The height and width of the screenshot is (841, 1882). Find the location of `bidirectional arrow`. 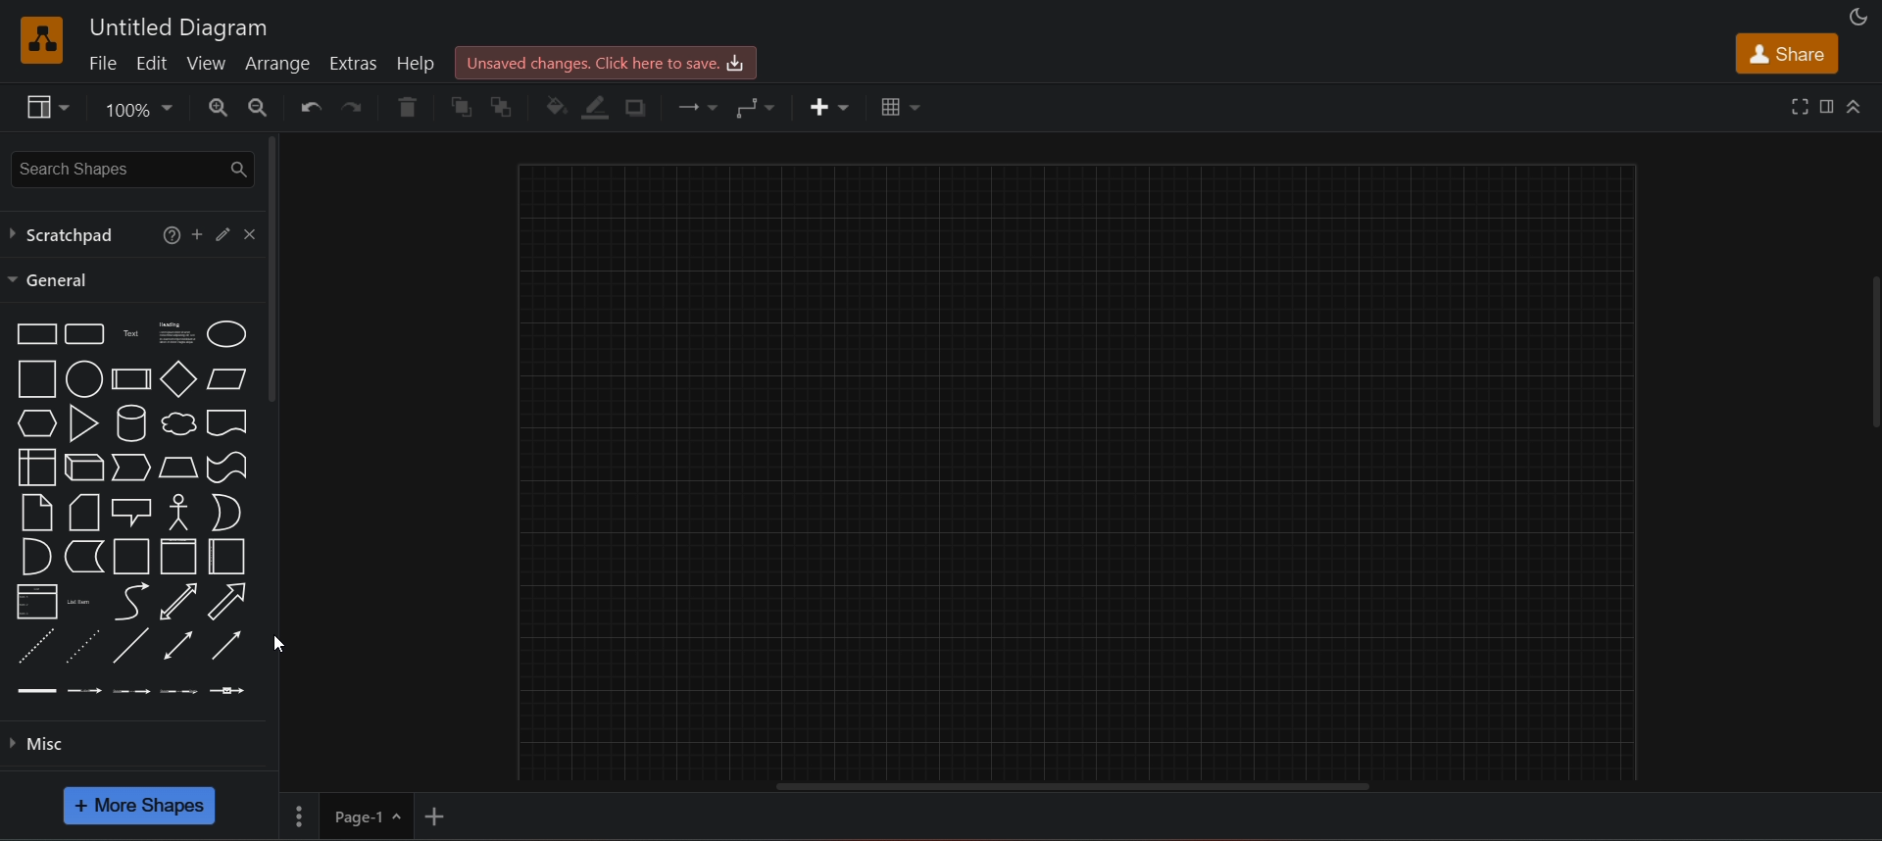

bidirectional arrow is located at coordinates (179, 602).